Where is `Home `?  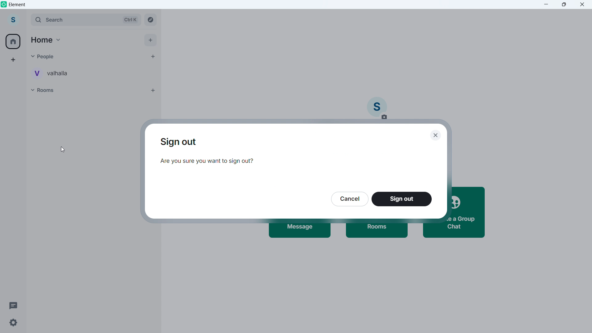
Home  is located at coordinates (47, 40).